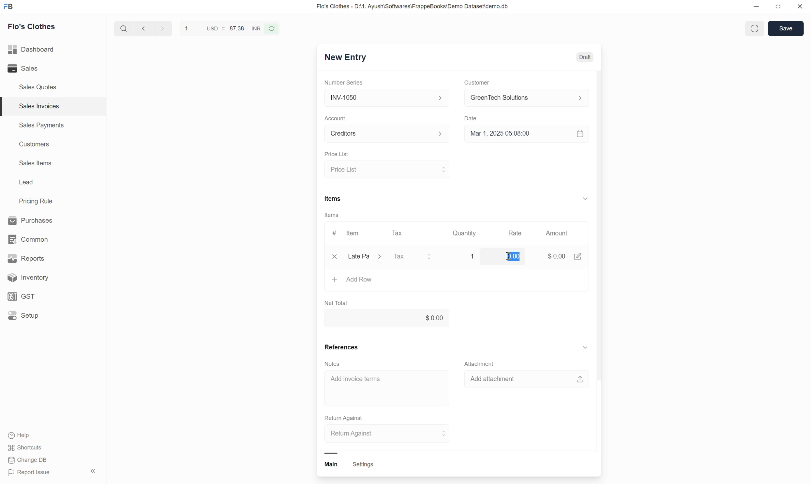 Image resolution: width=811 pixels, height=484 pixels. What do you see at coordinates (334, 465) in the screenshot?
I see `main` at bounding box center [334, 465].